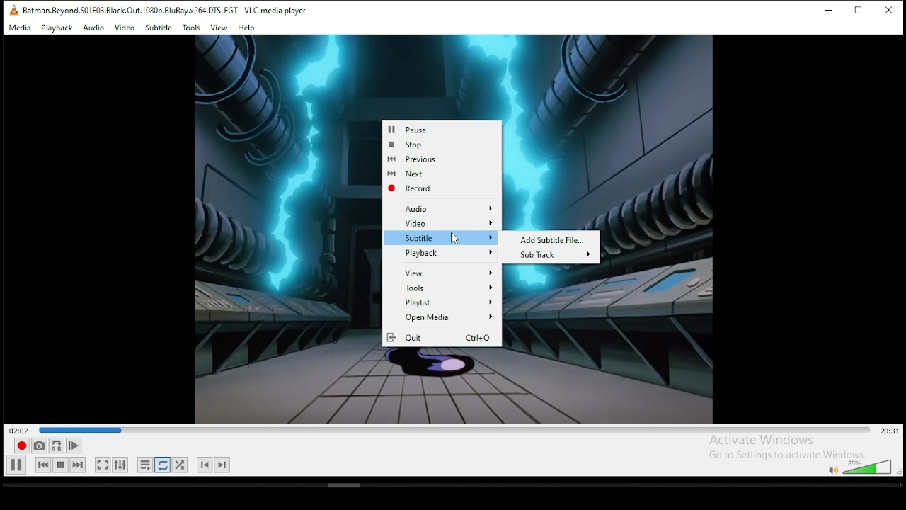 This screenshot has width=906, height=510. What do you see at coordinates (162, 465) in the screenshot?
I see `click to toggle between loop all, loop one, and no loop` at bounding box center [162, 465].